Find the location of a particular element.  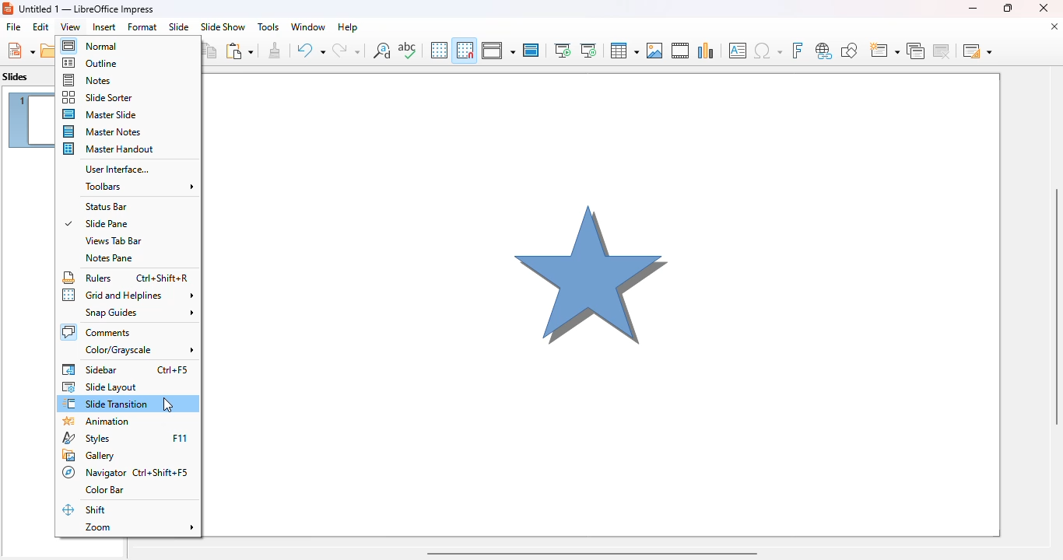

insert hyperlink is located at coordinates (824, 51).